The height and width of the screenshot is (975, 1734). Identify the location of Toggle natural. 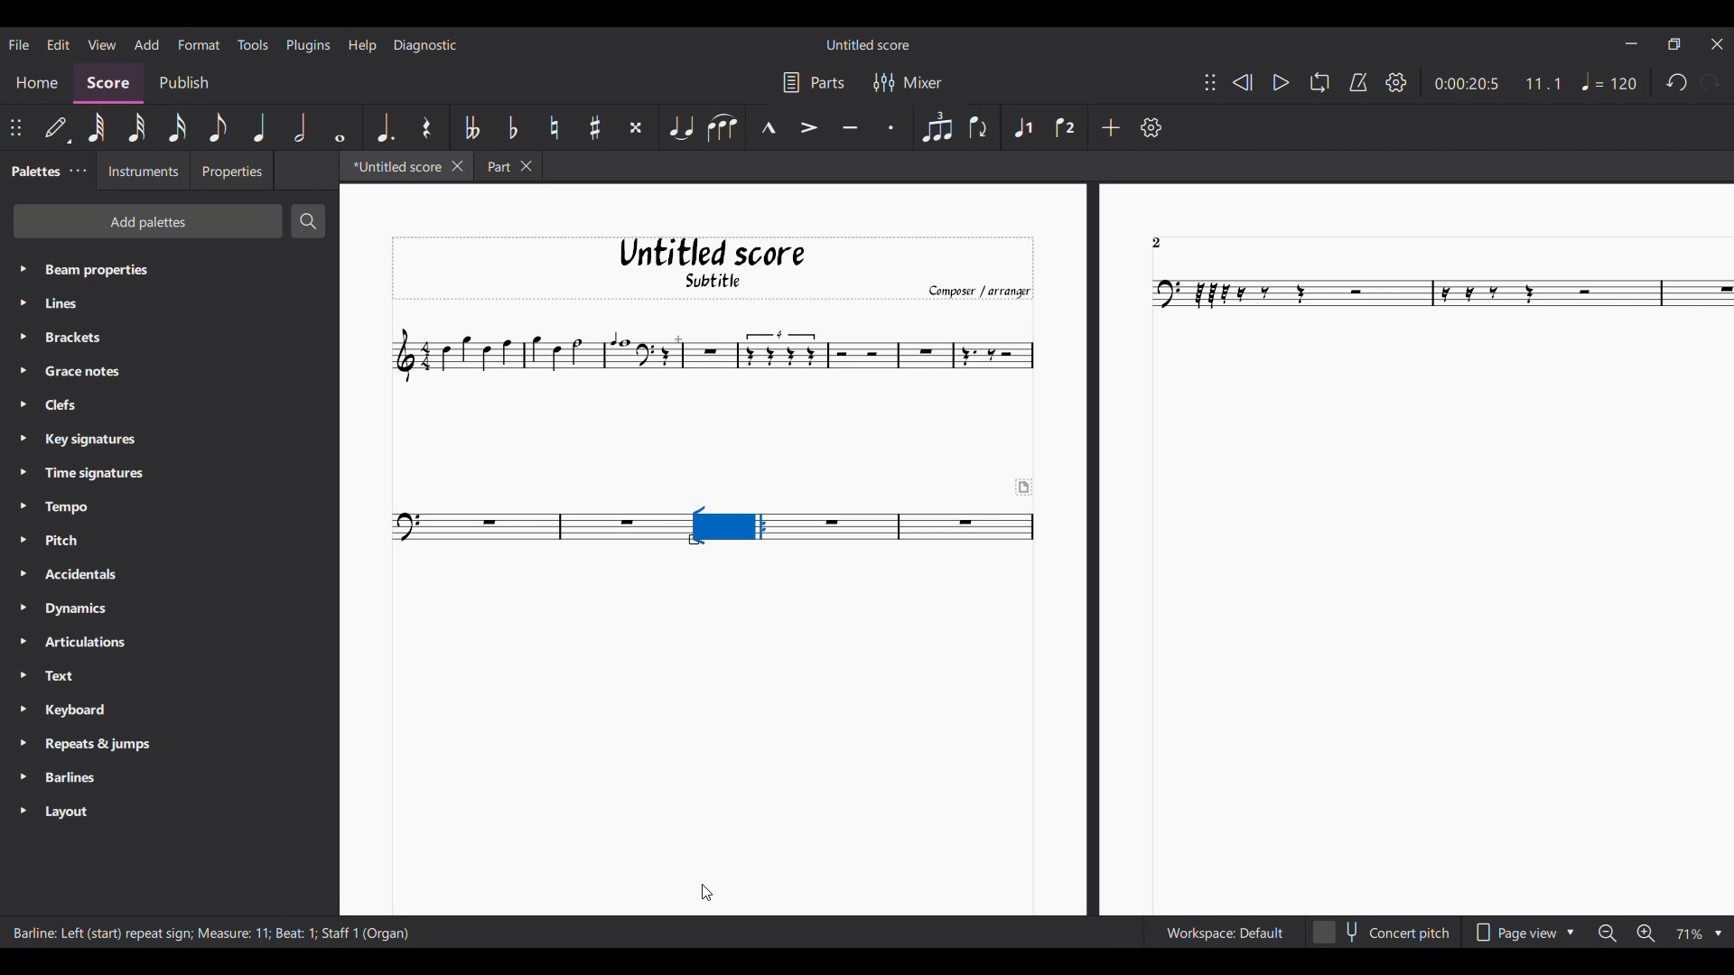
(554, 127).